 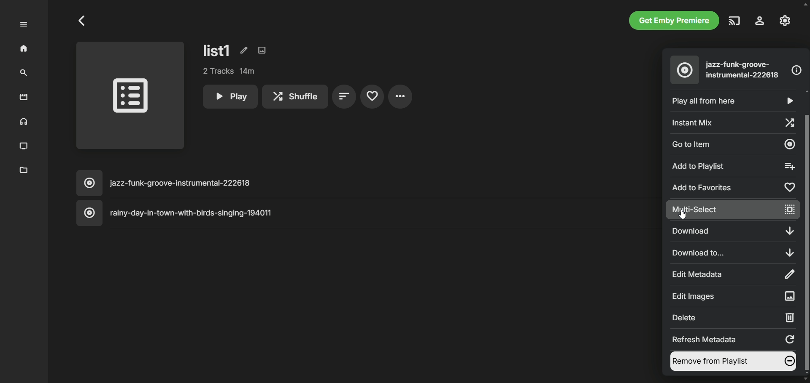 What do you see at coordinates (24, 49) in the screenshot?
I see `home` at bounding box center [24, 49].